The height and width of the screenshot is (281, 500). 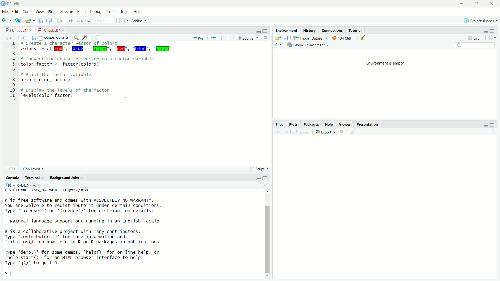 I want to click on move top, so click(x=267, y=192).